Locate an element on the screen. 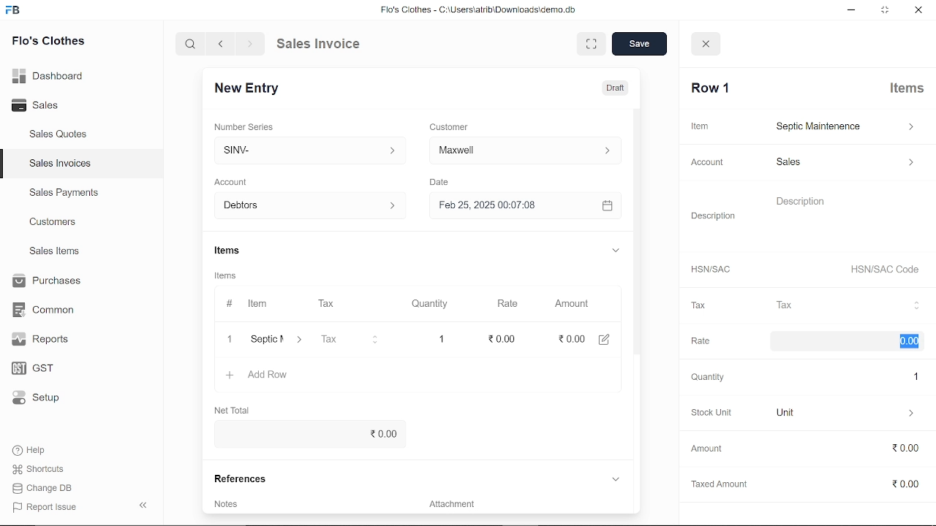 The image size is (936, 526). Items is located at coordinates (230, 251).